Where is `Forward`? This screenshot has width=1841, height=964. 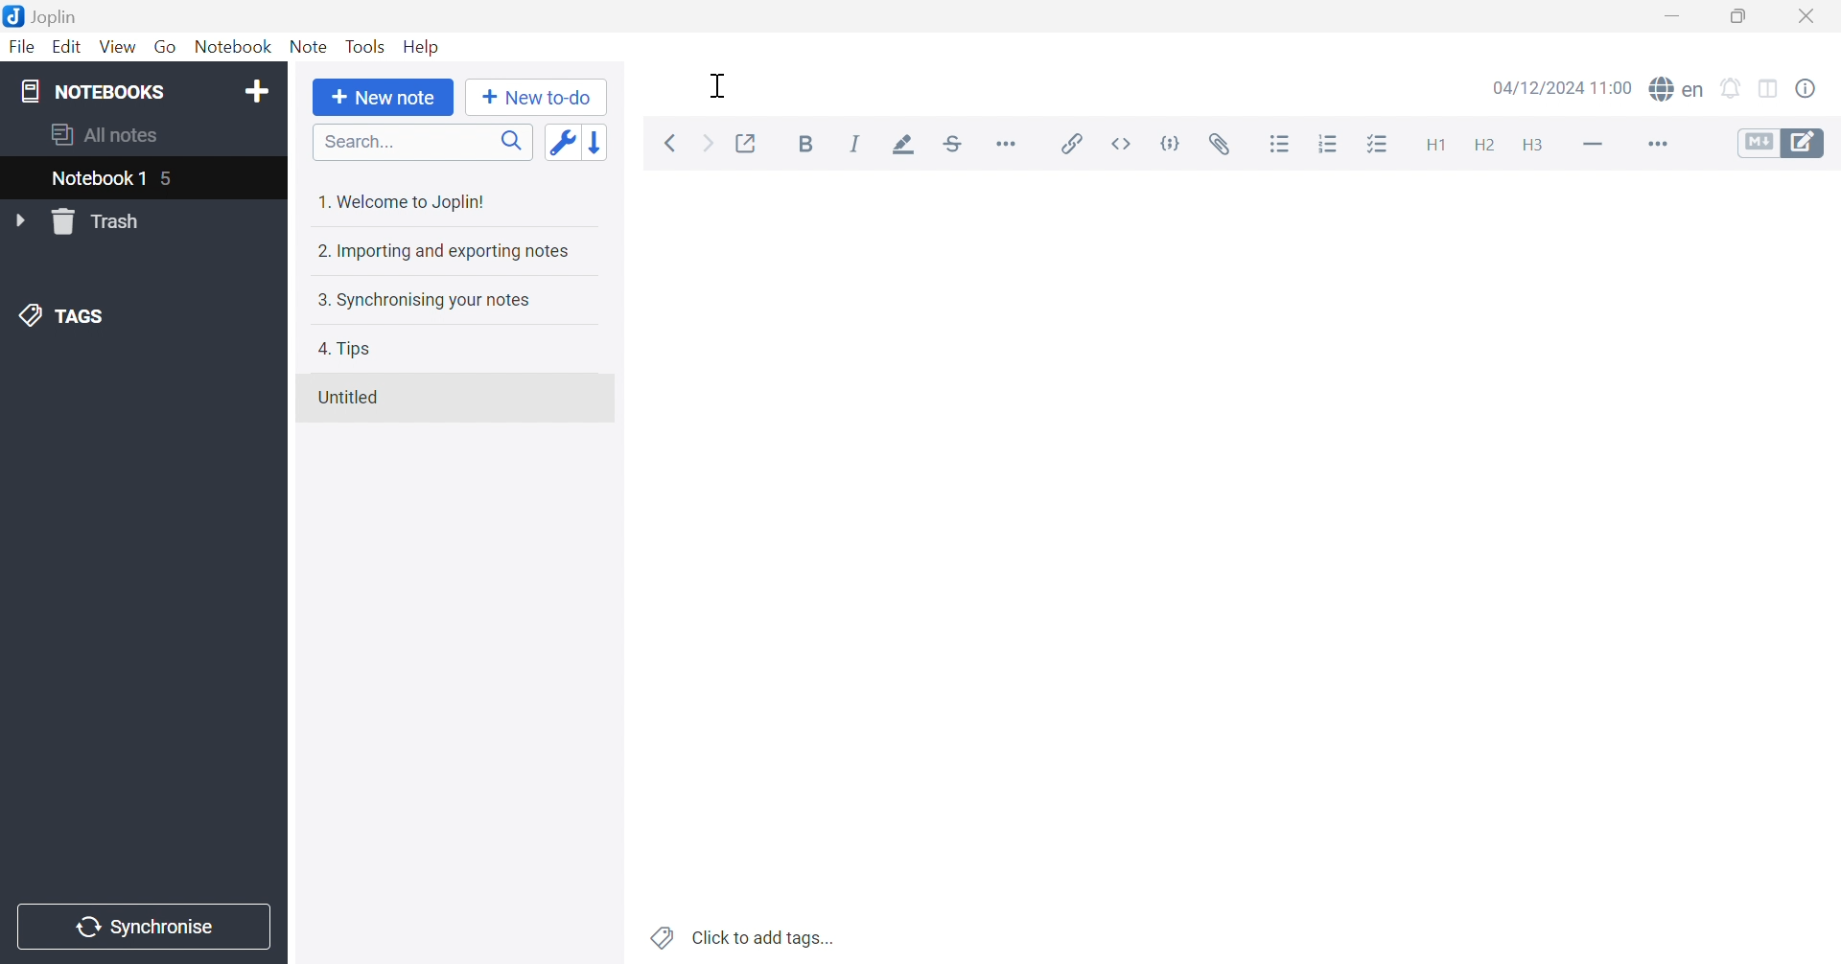
Forward is located at coordinates (706, 147).